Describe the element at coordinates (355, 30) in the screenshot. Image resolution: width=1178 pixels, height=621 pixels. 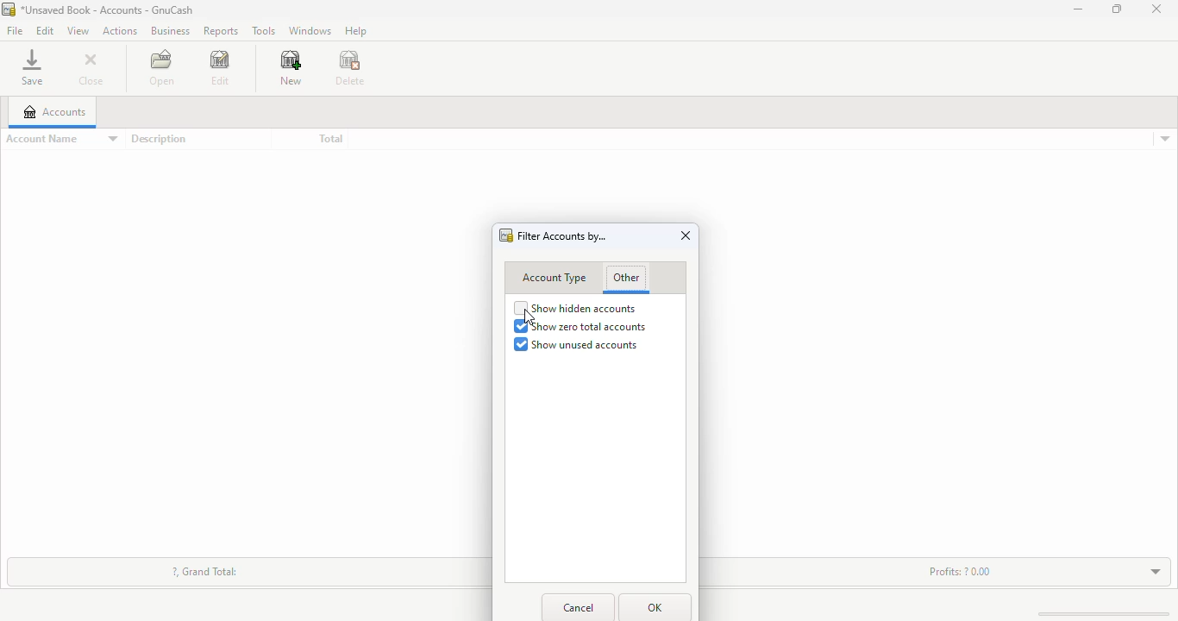
I see `help` at that location.